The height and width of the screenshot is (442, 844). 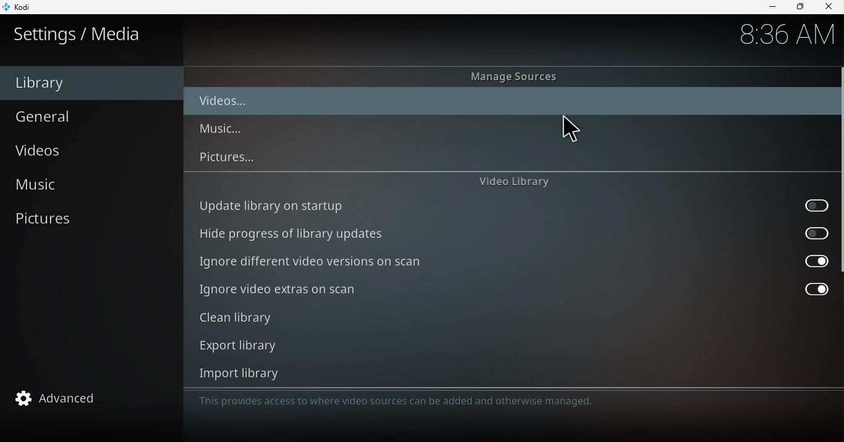 I want to click on Minimize, so click(x=767, y=7).